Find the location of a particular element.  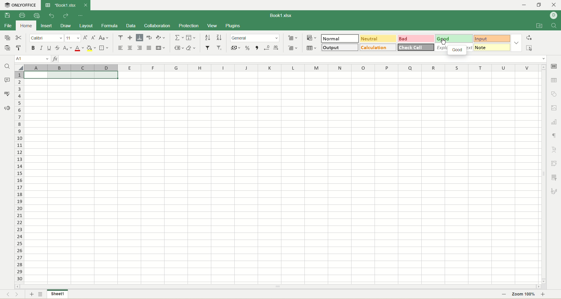

output is located at coordinates (340, 47).